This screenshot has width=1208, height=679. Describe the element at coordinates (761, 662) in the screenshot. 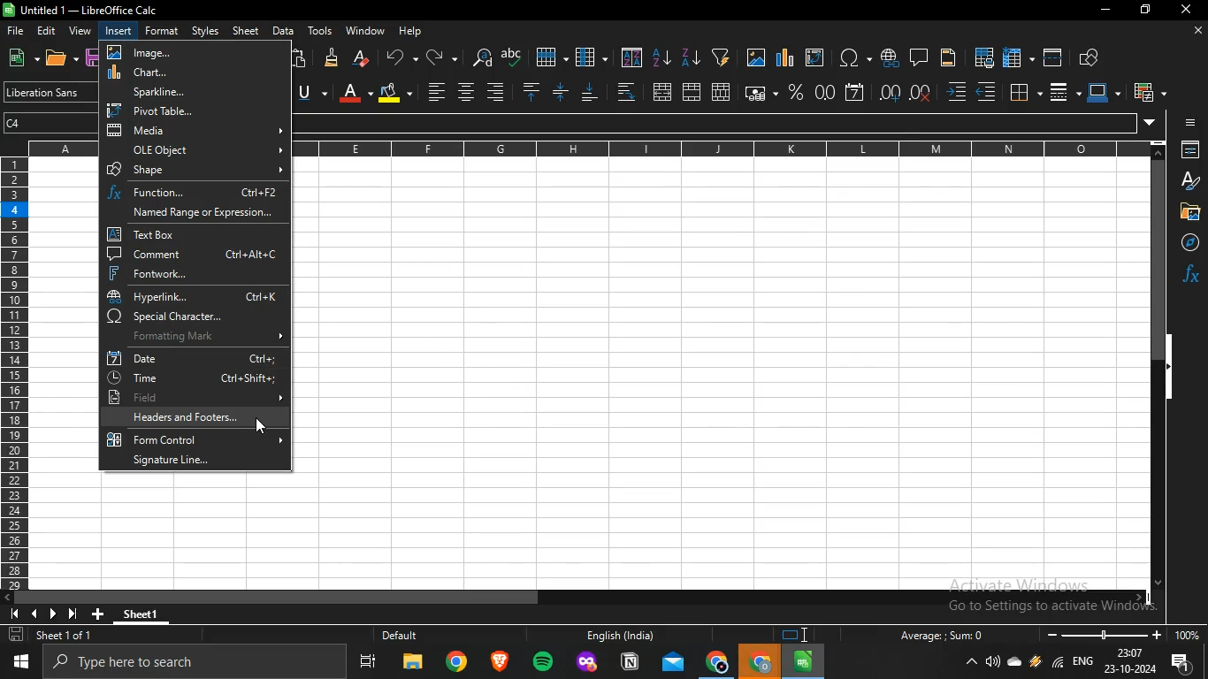

I see `google chrome` at that location.